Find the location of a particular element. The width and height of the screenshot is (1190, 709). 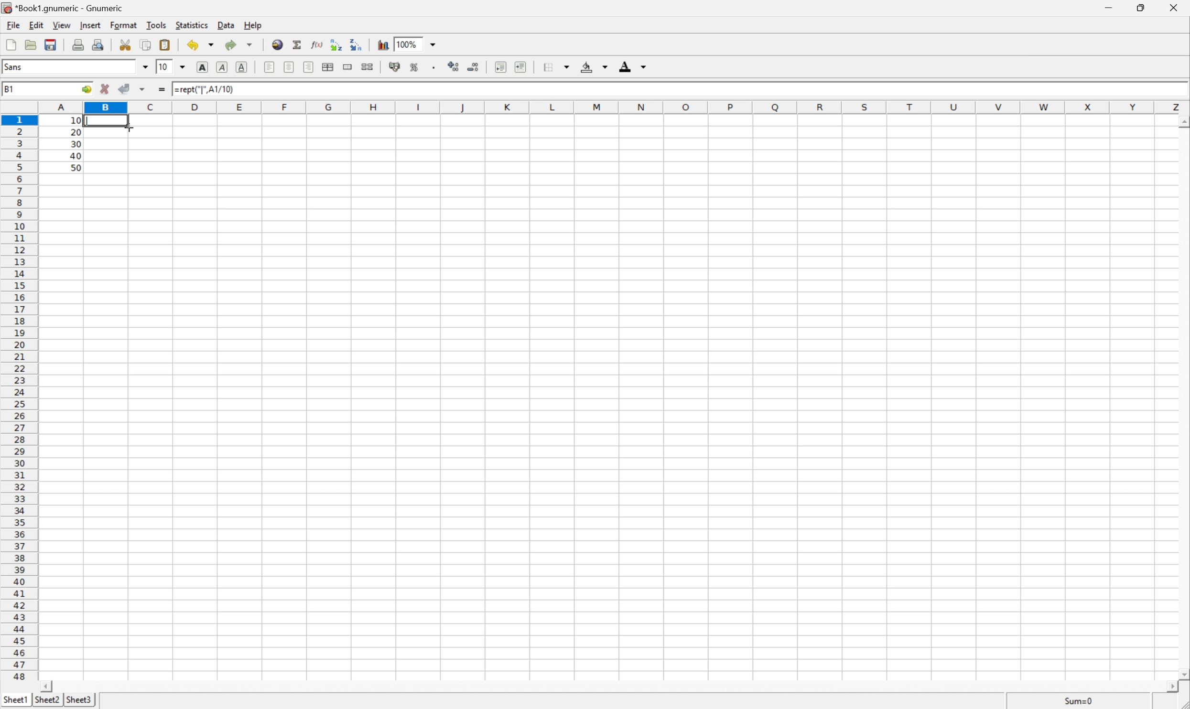

Minimize is located at coordinates (1105, 6).